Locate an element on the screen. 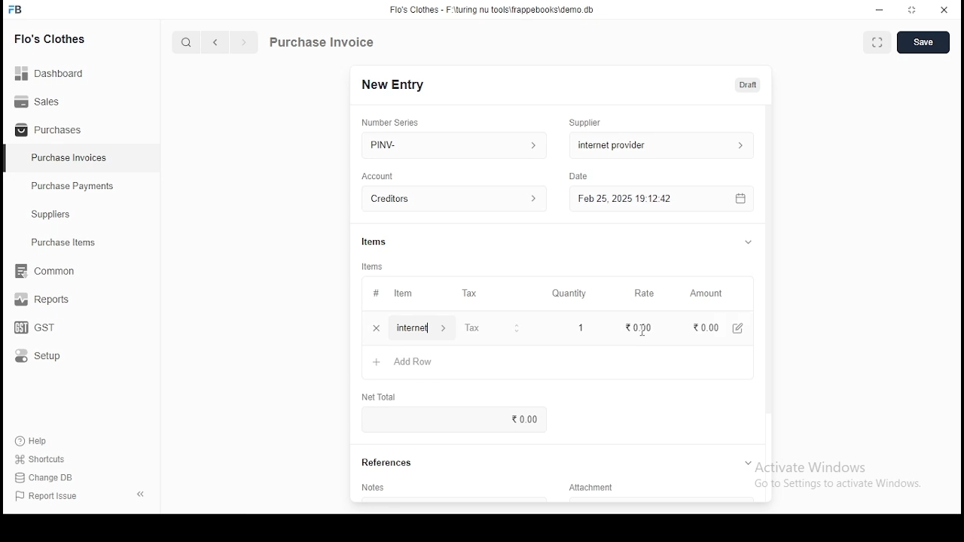  icon is located at coordinates (16, 10).